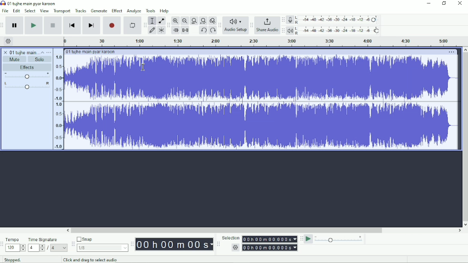 This screenshot has width=468, height=263. I want to click on Help, so click(165, 11).